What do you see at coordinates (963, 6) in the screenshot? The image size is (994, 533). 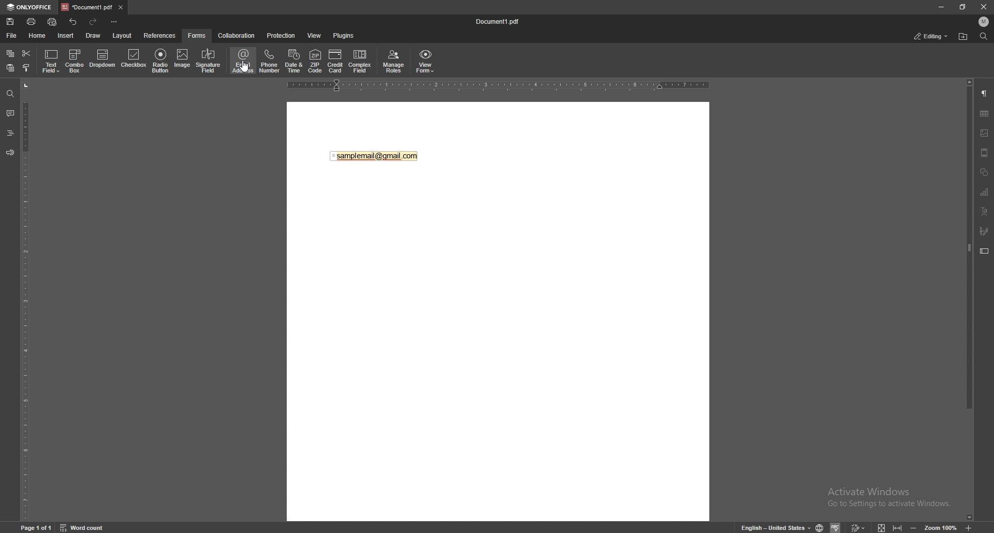 I see `resize` at bounding box center [963, 6].